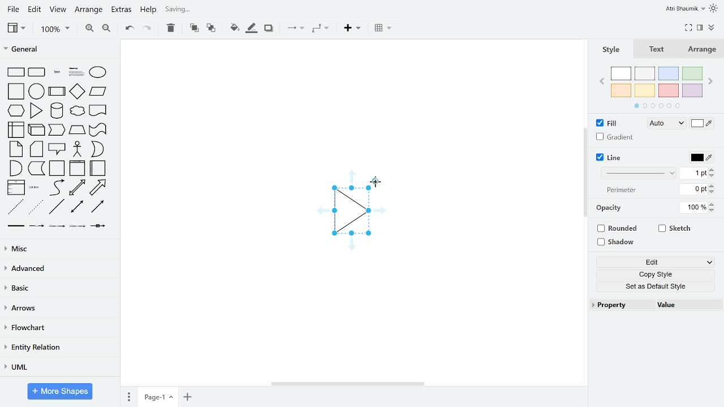 The image size is (724, 407). What do you see at coordinates (14, 149) in the screenshot?
I see `note` at bounding box center [14, 149].